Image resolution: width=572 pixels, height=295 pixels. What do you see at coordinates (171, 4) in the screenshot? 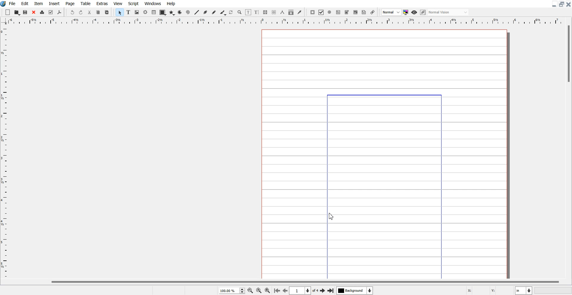
I see `Help` at bounding box center [171, 4].